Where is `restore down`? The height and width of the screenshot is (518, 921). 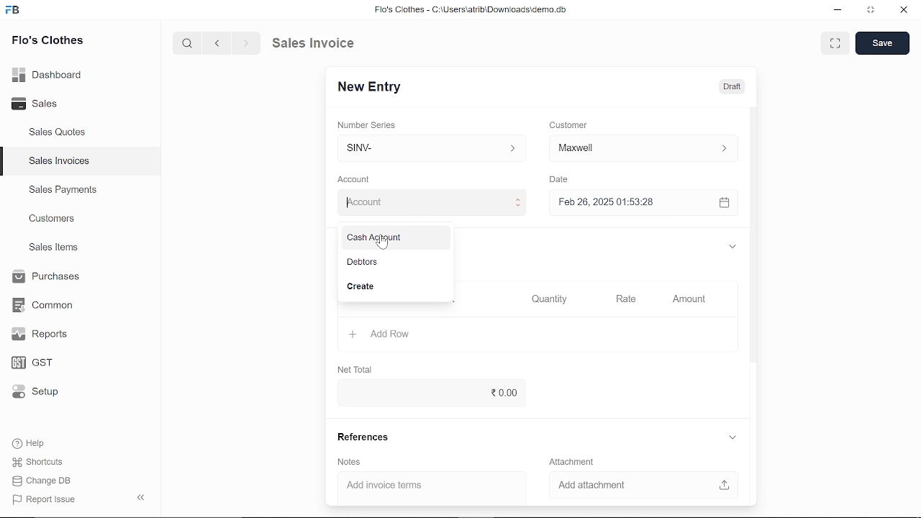 restore down is located at coordinates (872, 11).